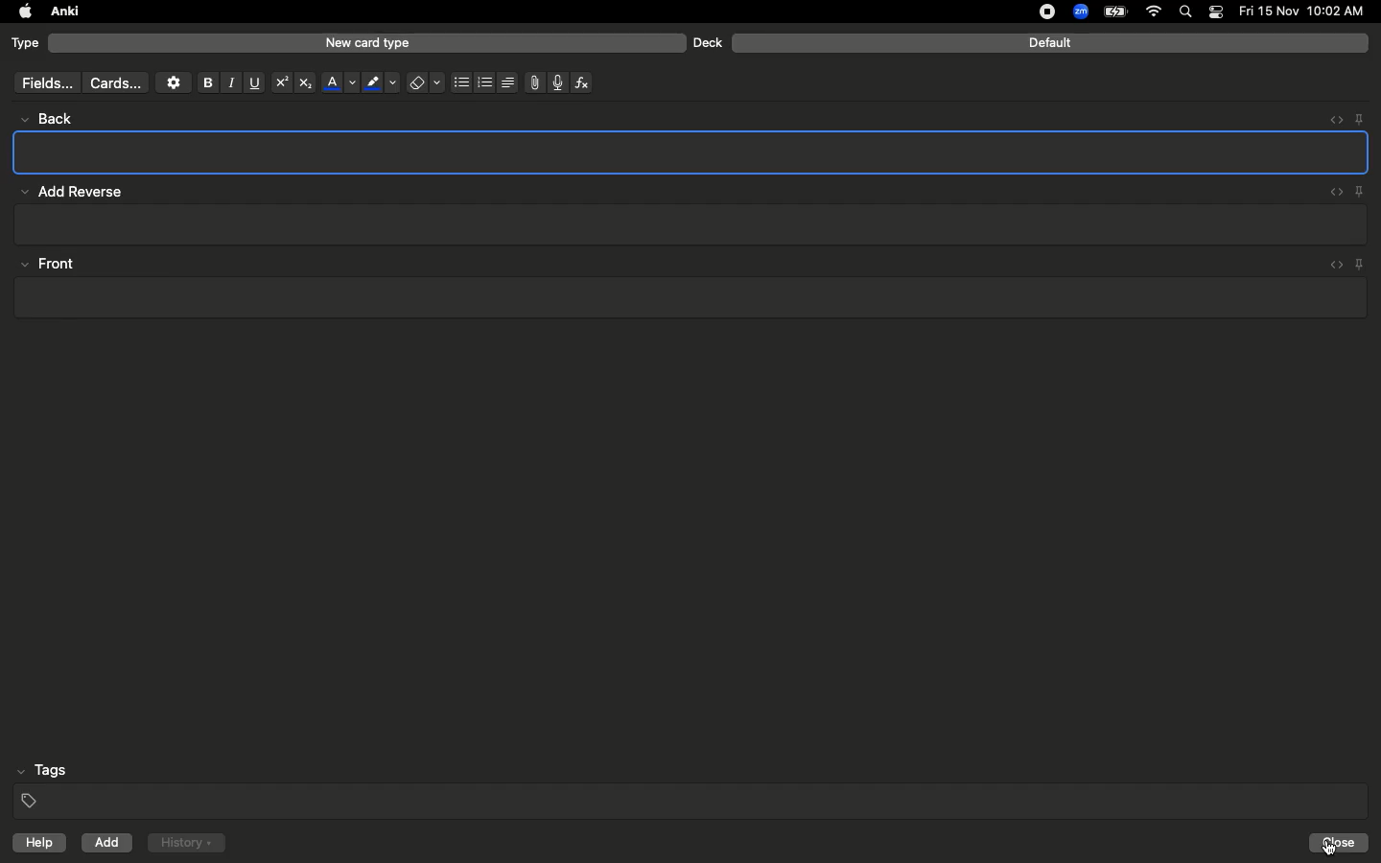  I want to click on Add, so click(108, 843).